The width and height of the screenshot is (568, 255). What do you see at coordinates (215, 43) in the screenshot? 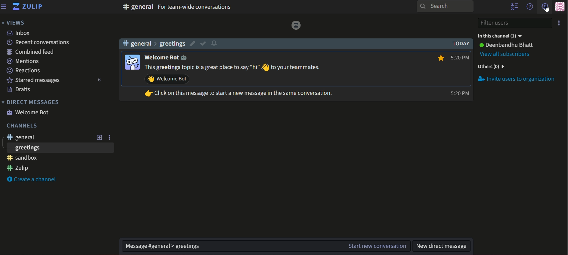
I see `notify` at bounding box center [215, 43].